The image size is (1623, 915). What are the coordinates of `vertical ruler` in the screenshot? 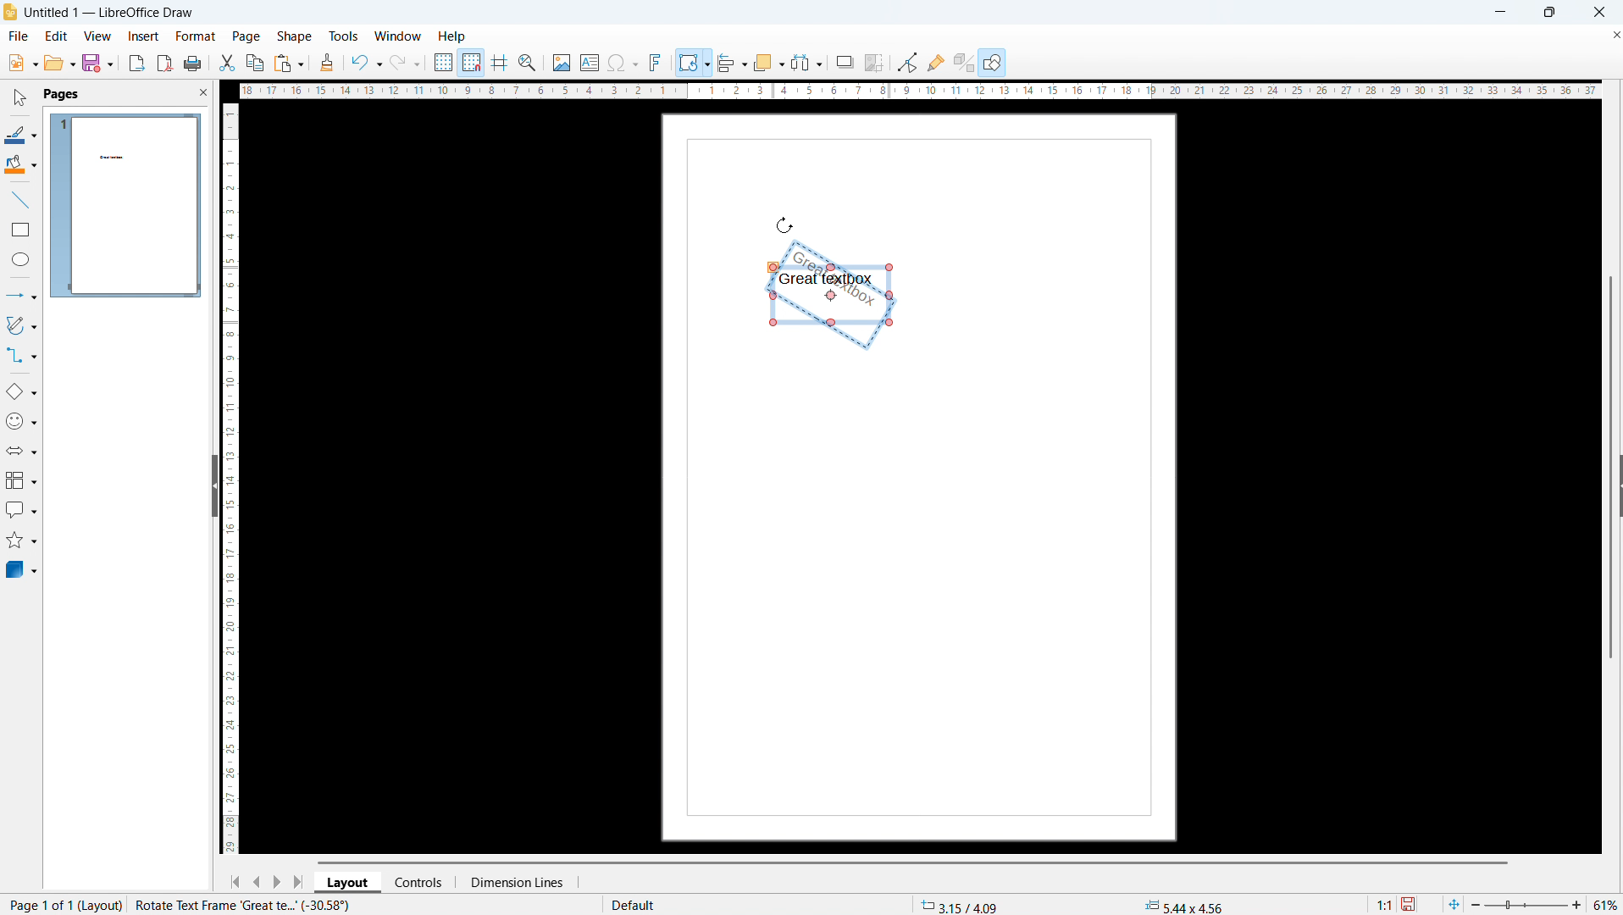 It's located at (230, 477).